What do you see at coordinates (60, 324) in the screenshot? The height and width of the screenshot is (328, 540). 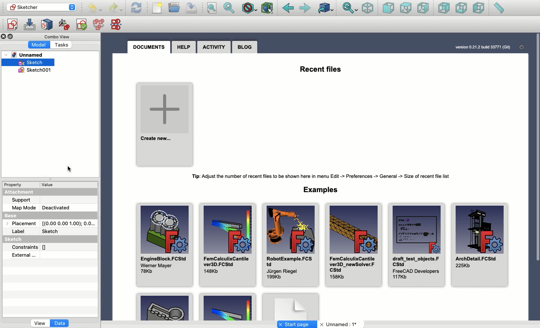 I see `Data` at bounding box center [60, 324].